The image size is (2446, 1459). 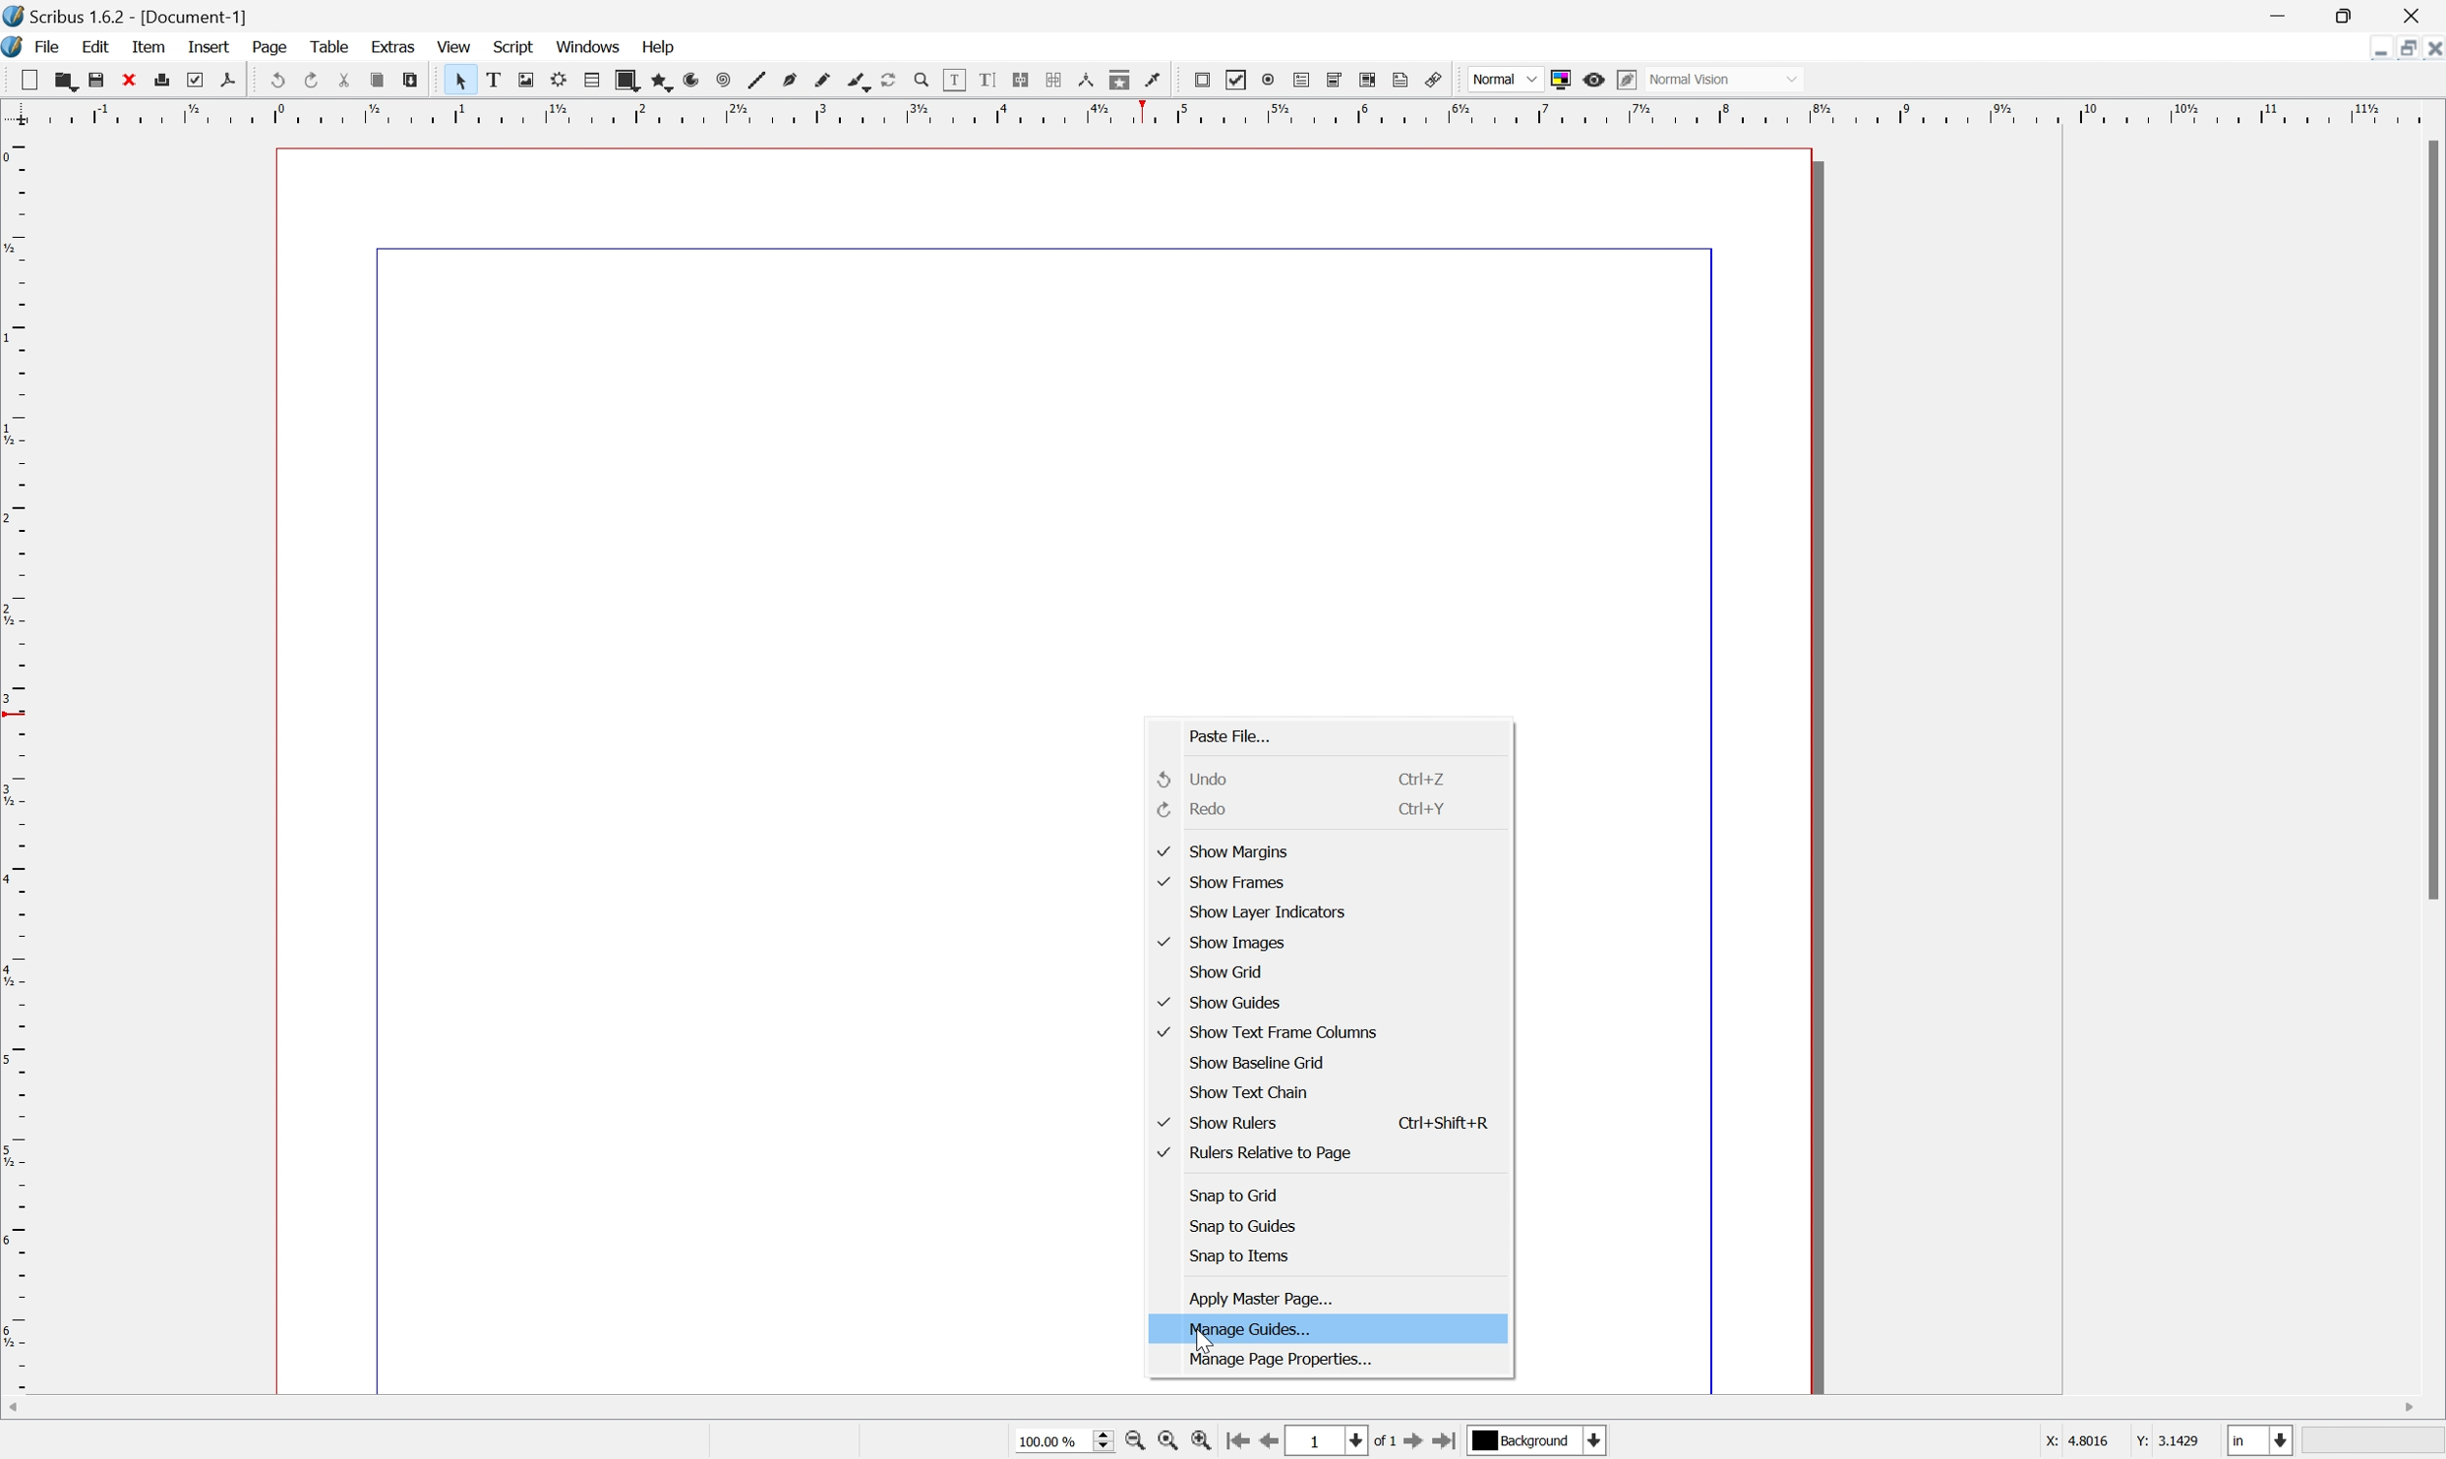 What do you see at coordinates (1241, 1255) in the screenshot?
I see `sort to items` at bounding box center [1241, 1255].